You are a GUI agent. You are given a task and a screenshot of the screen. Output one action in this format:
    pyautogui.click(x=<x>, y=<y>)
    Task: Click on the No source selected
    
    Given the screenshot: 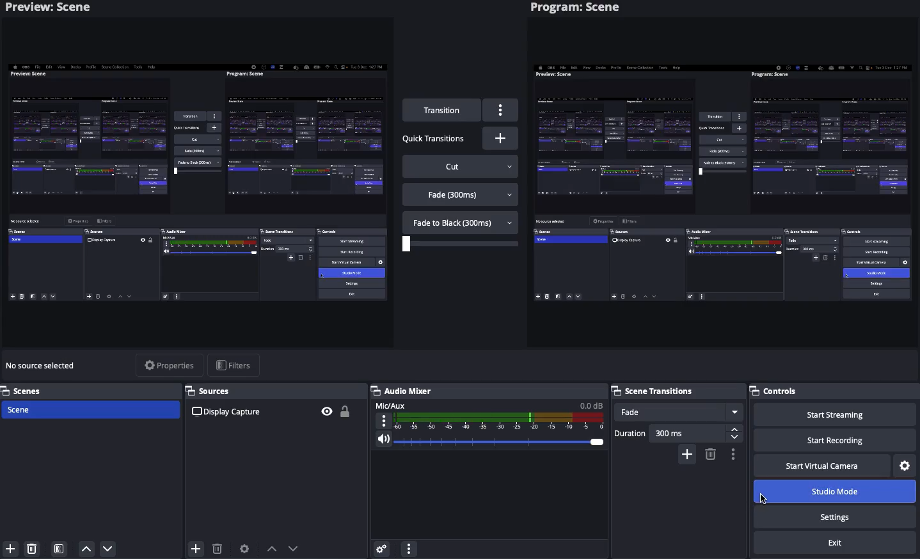 What is the action you would take?
    pyautogui.click(x=44, y=366)
    